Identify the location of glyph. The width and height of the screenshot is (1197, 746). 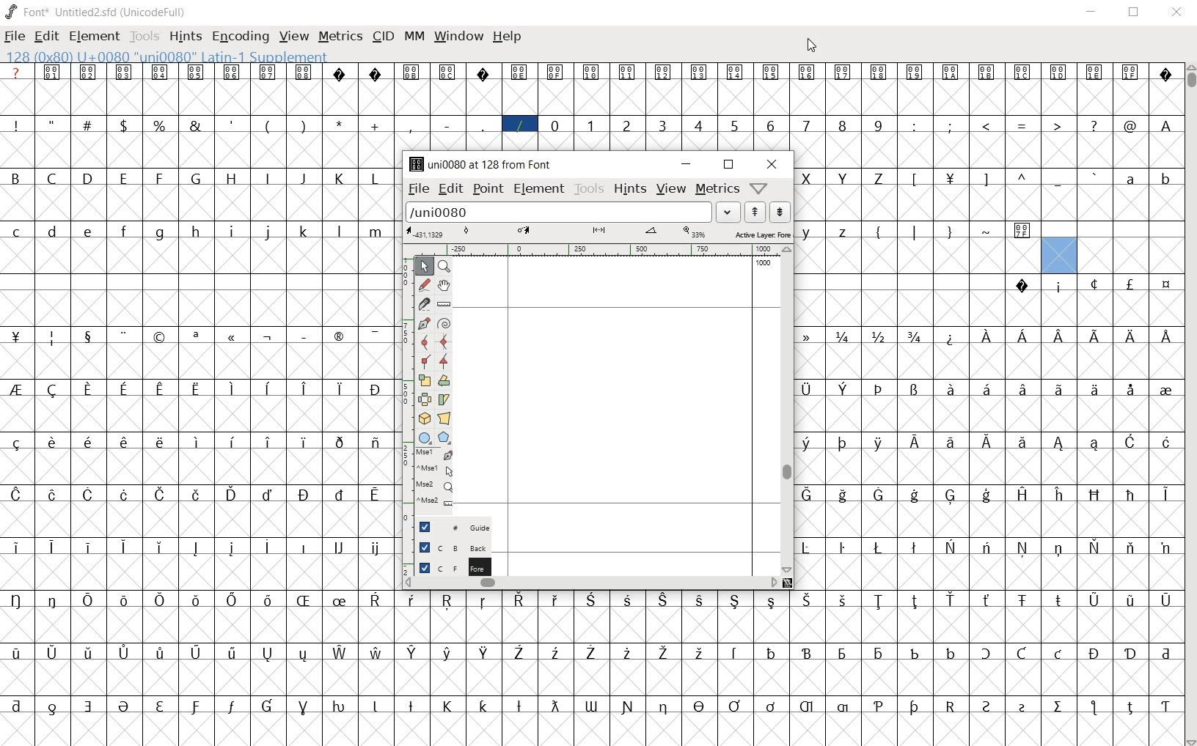
(1094, 601).